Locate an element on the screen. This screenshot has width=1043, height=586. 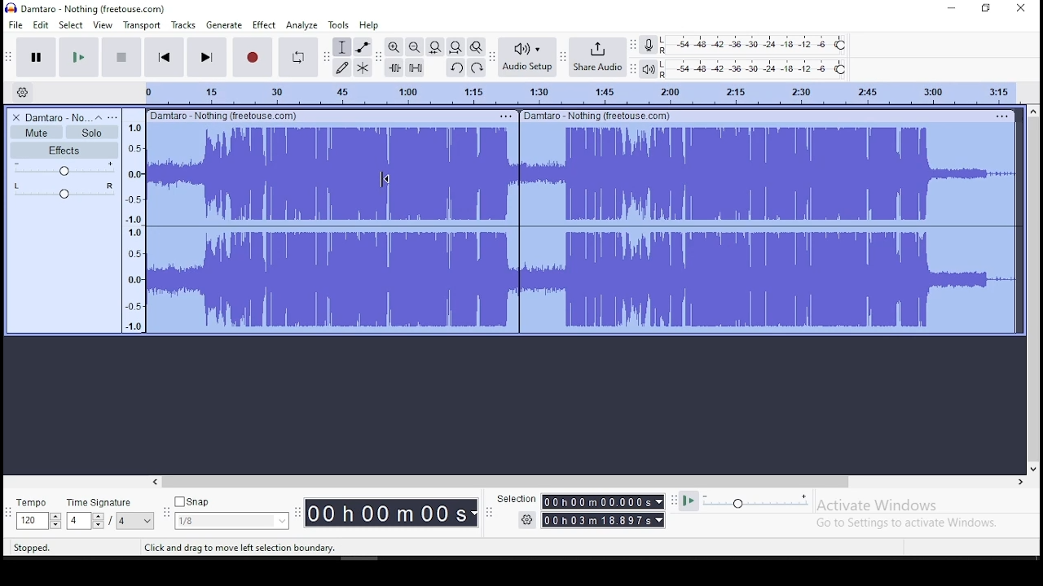
skip to start is located at coordinates (164, 56).